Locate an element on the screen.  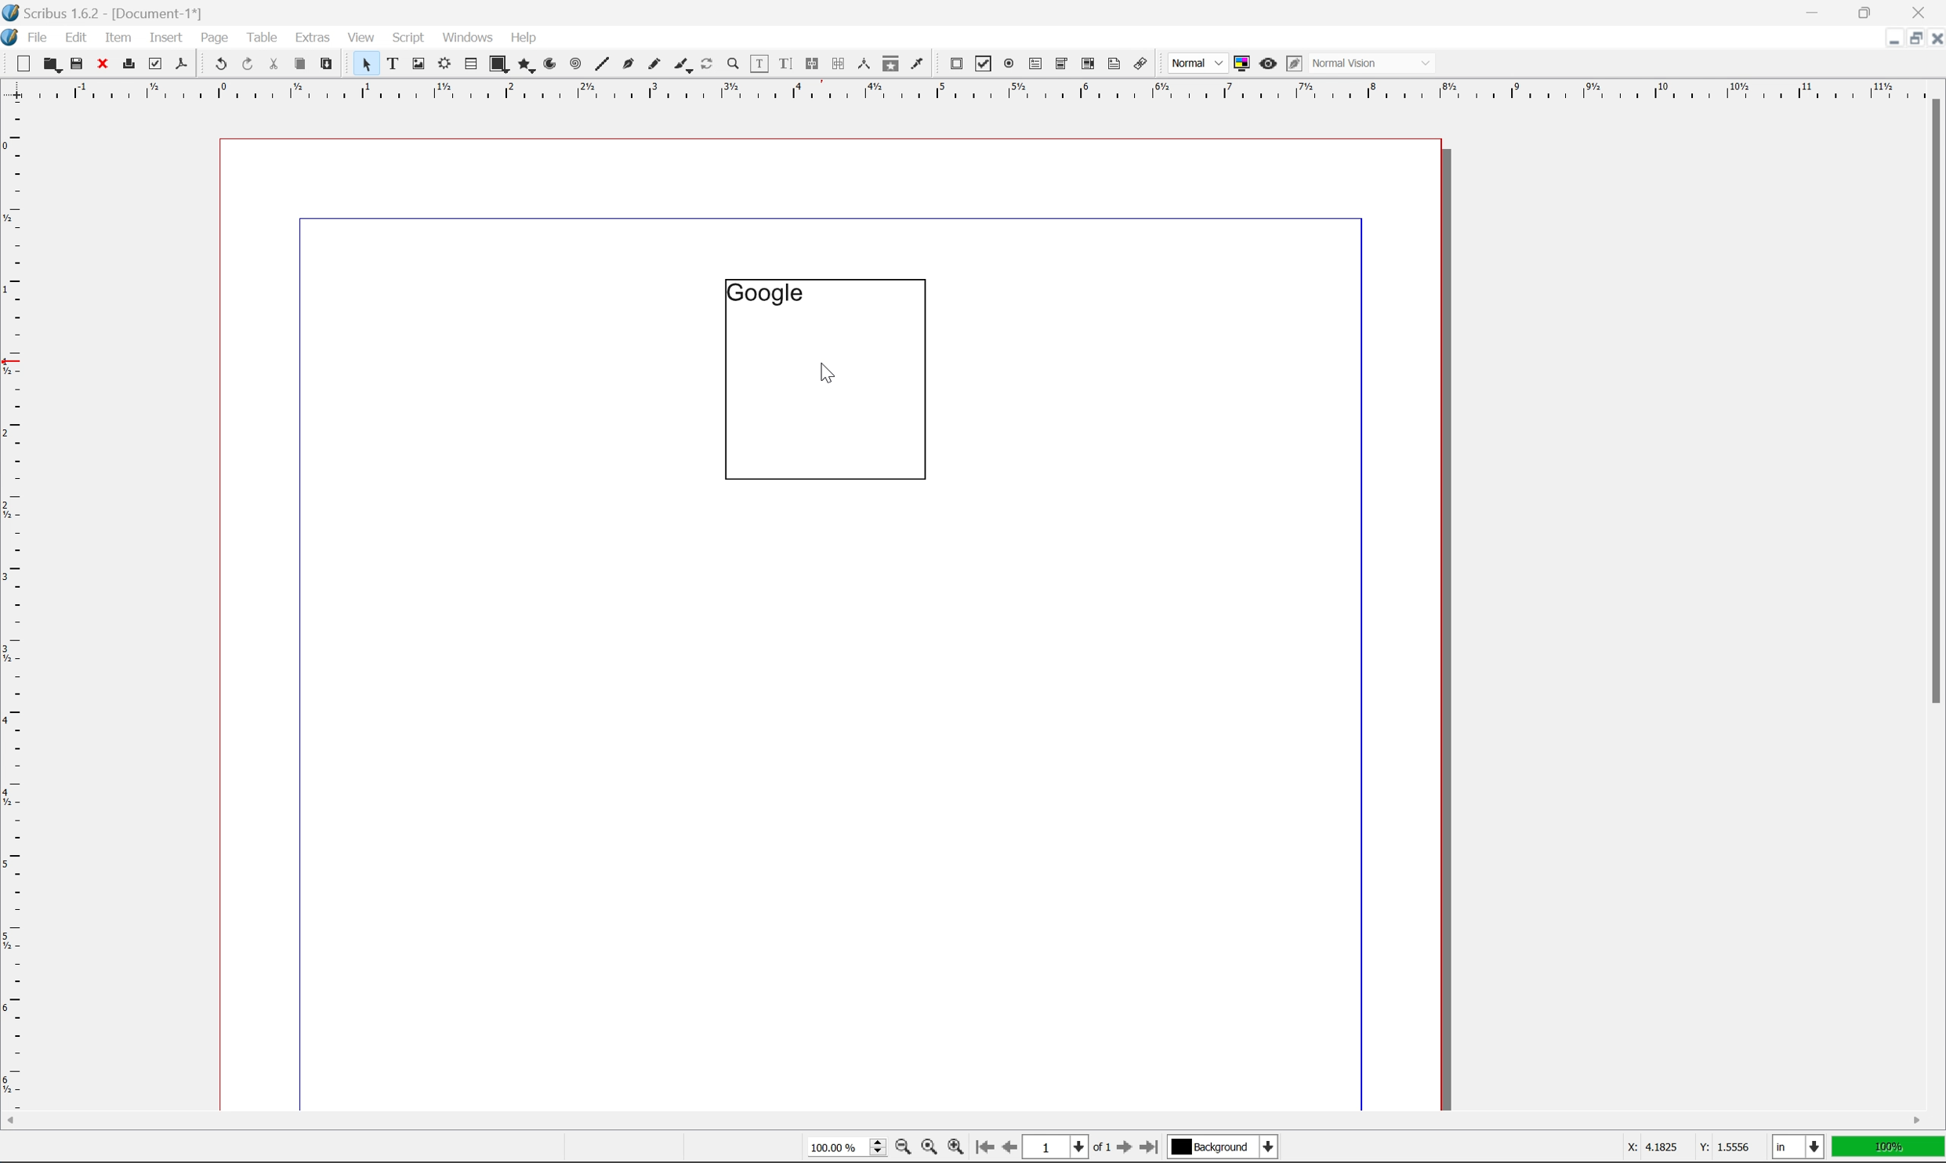
minimize is located at coordinates (1884, 37).